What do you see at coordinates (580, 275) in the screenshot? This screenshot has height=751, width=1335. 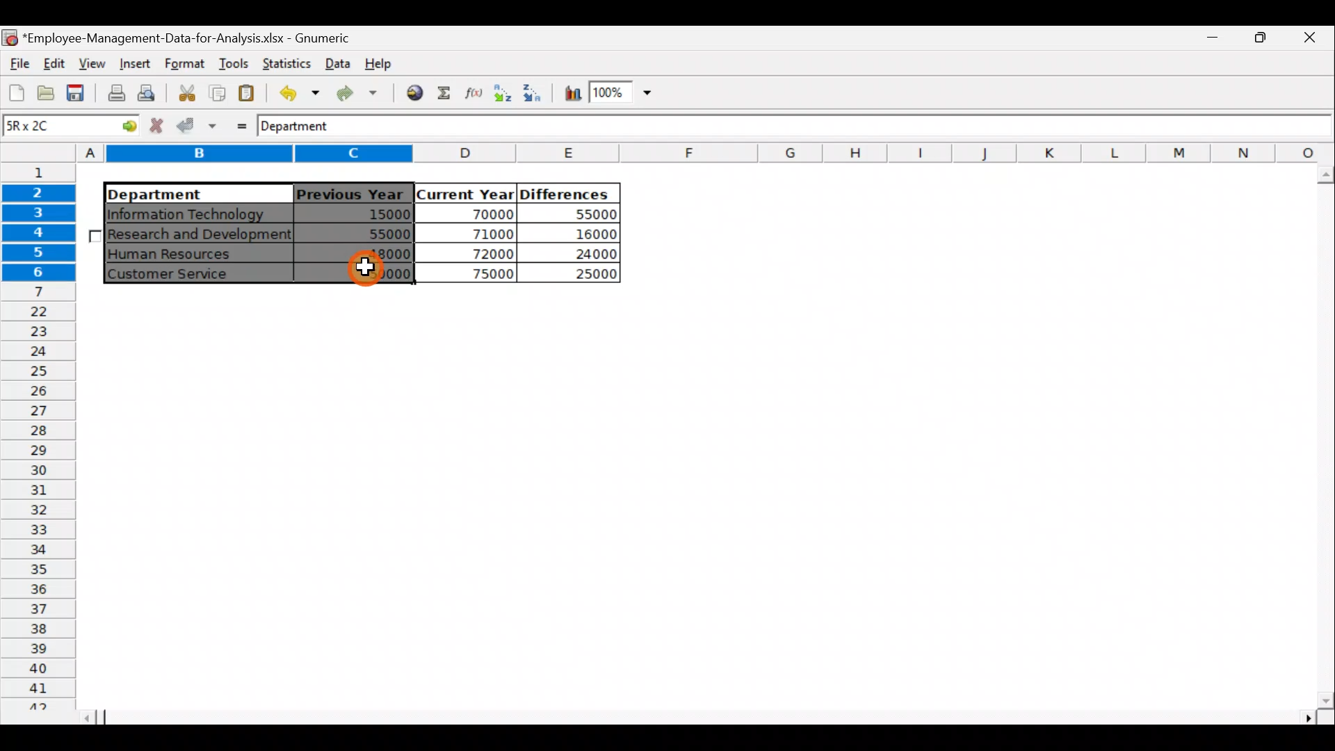 I see `25000` at bounding box center [580, 275].